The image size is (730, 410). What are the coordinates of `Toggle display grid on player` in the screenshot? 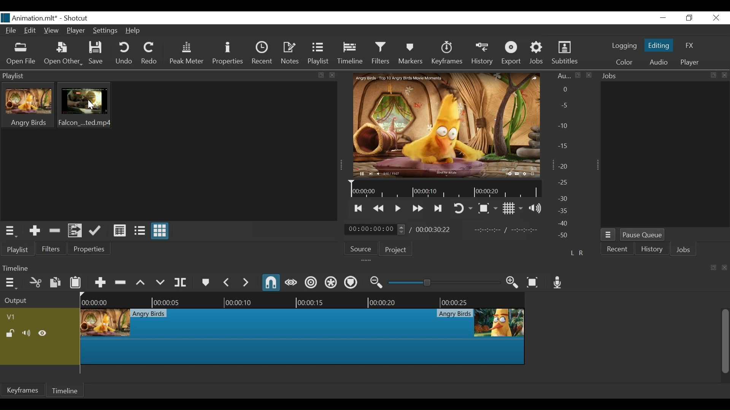 It's located at (513, 209).